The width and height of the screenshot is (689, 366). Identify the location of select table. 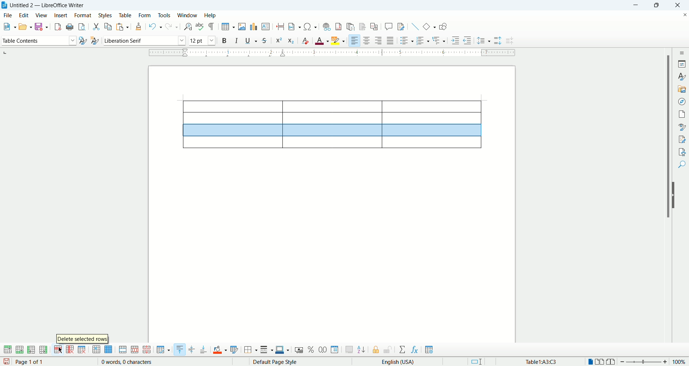
(108, 349).